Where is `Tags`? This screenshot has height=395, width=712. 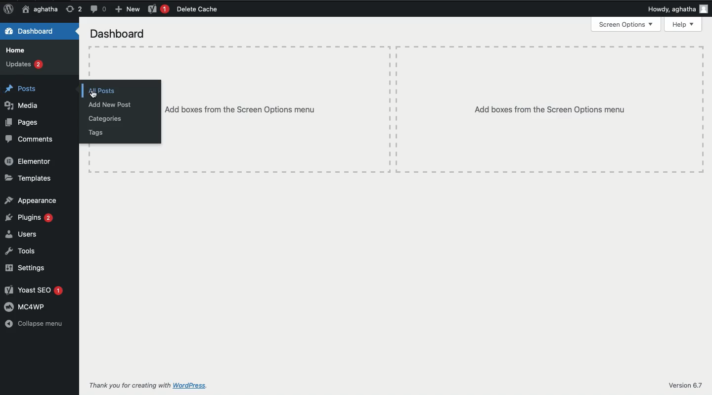 Tags is located at coordinates (97, 132).